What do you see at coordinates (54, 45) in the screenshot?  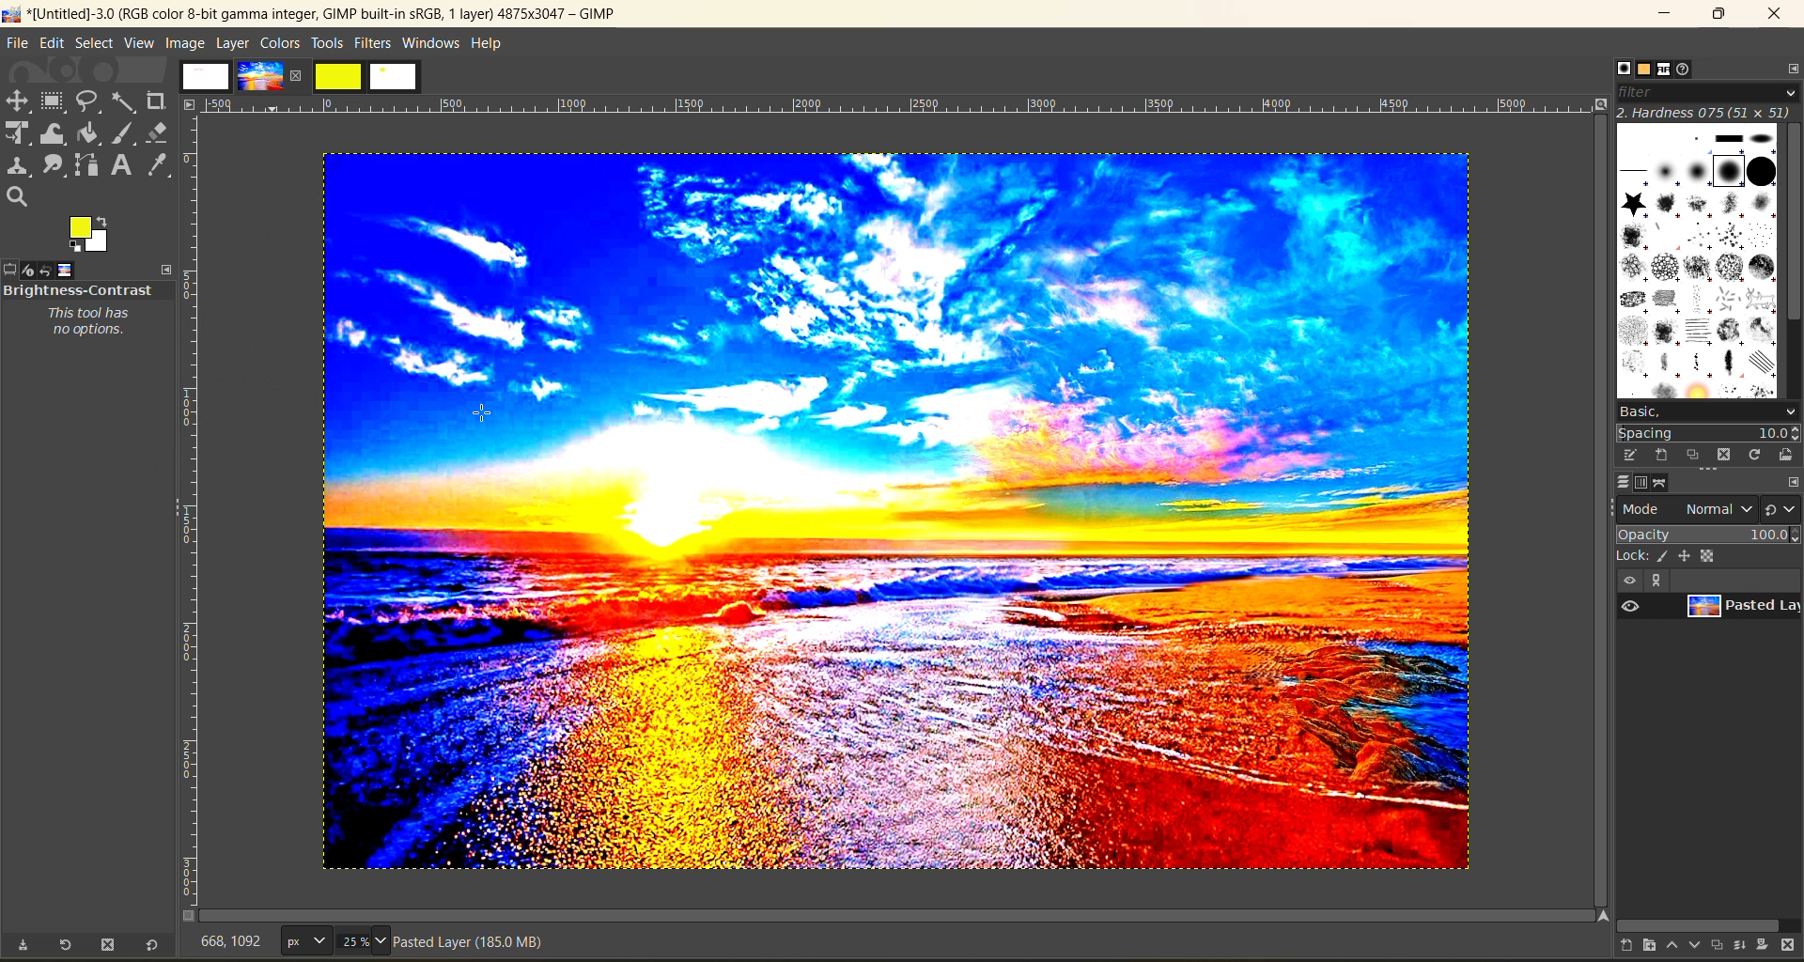 I see `edit` at bounding box center [54, 45].